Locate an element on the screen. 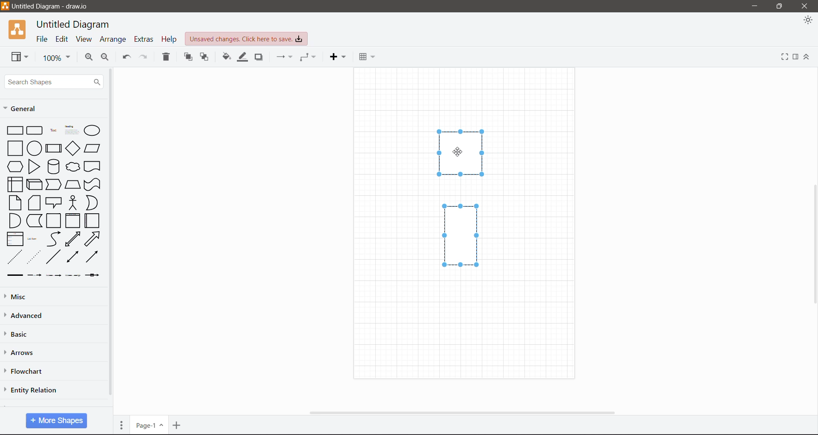 This screenshot has width=818, height=435. Minimize is located at coordinates (755, 6).